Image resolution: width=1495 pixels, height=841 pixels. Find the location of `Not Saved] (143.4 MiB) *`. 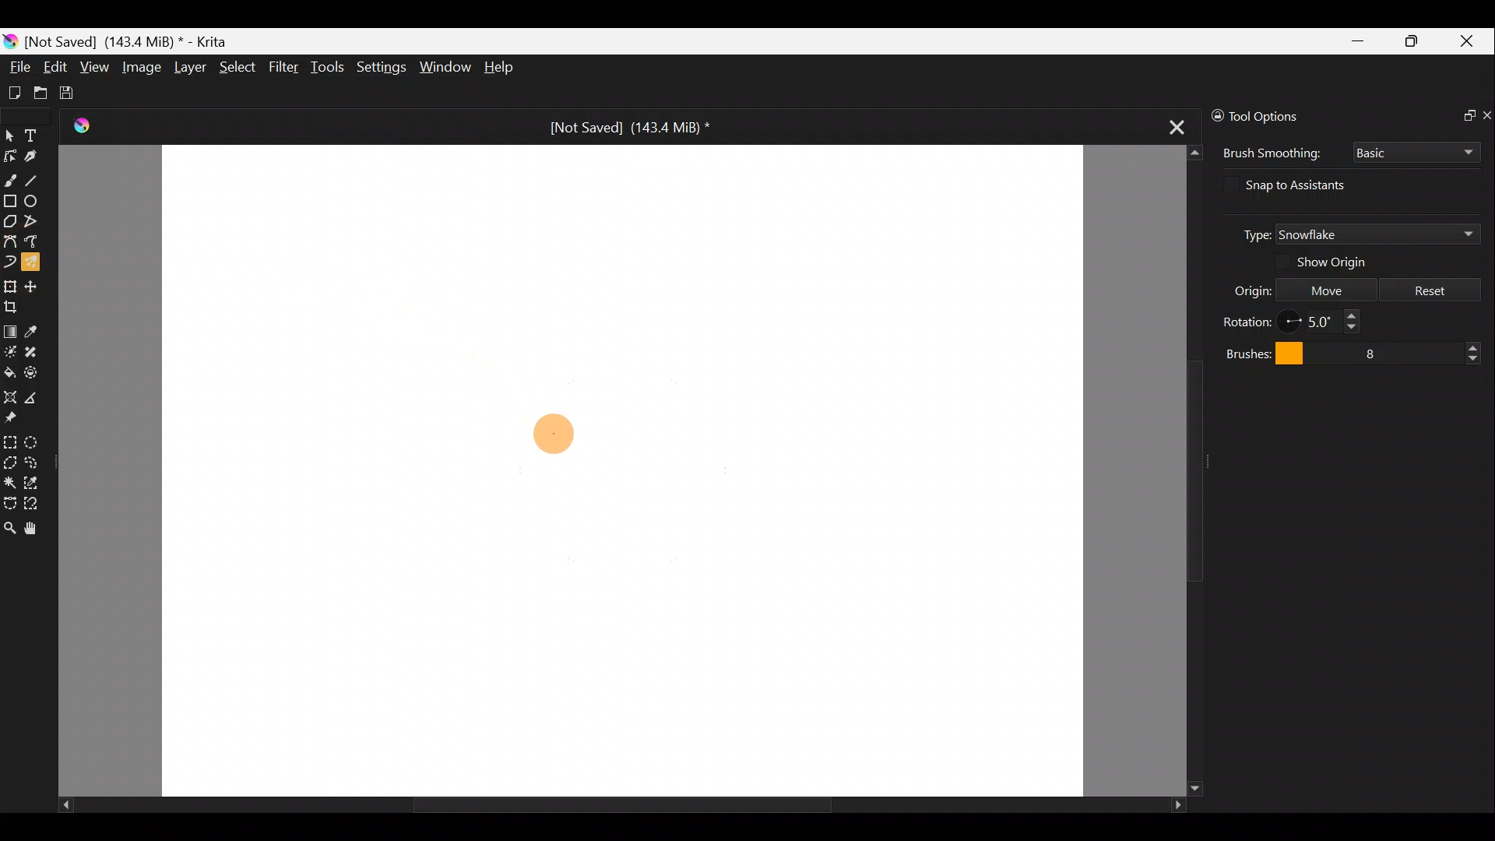

Not Saved] (143.4 MiB) * is located at coordinates (617, 128).